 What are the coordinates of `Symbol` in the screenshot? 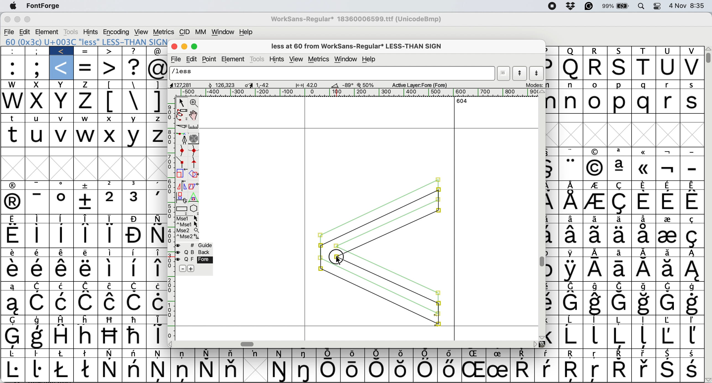 It's located at (572, 168).